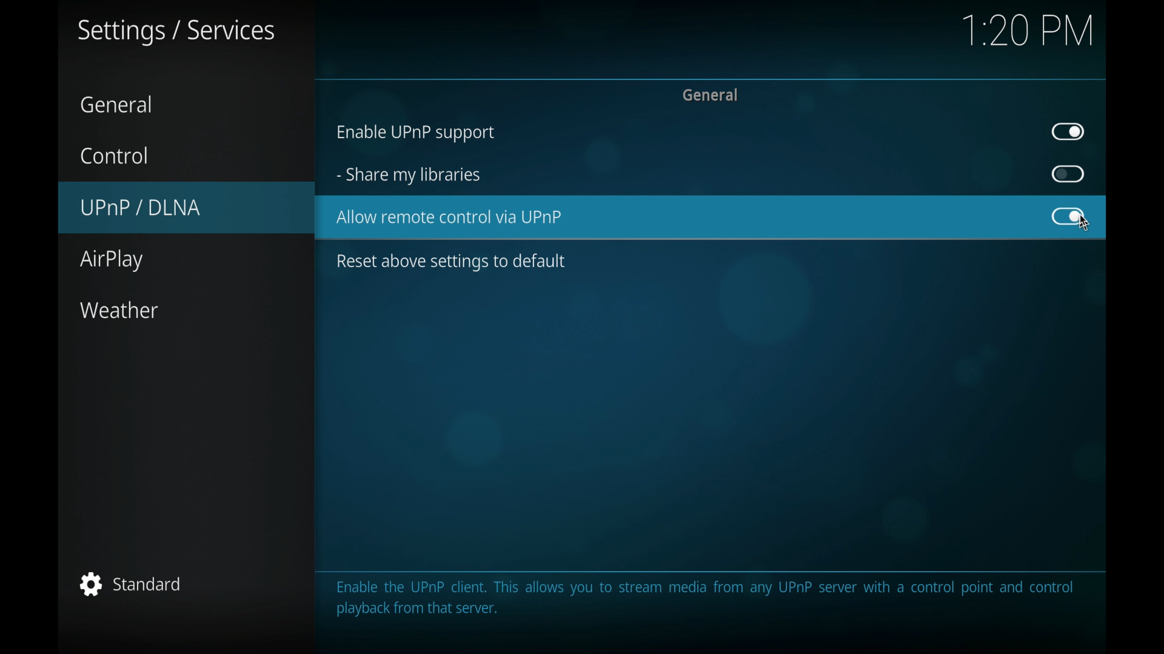 This screenshot has height=654, width=1164. What do you see at coordinates (450, 217) in the screenshot?
I see `allow remote control via UPnP` at bounding box center [450, 217].